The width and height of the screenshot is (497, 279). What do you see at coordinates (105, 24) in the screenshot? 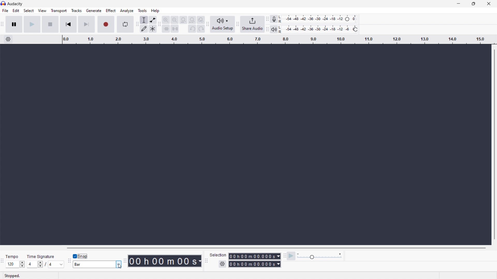
I see `record` at bounding box center [105, 24].